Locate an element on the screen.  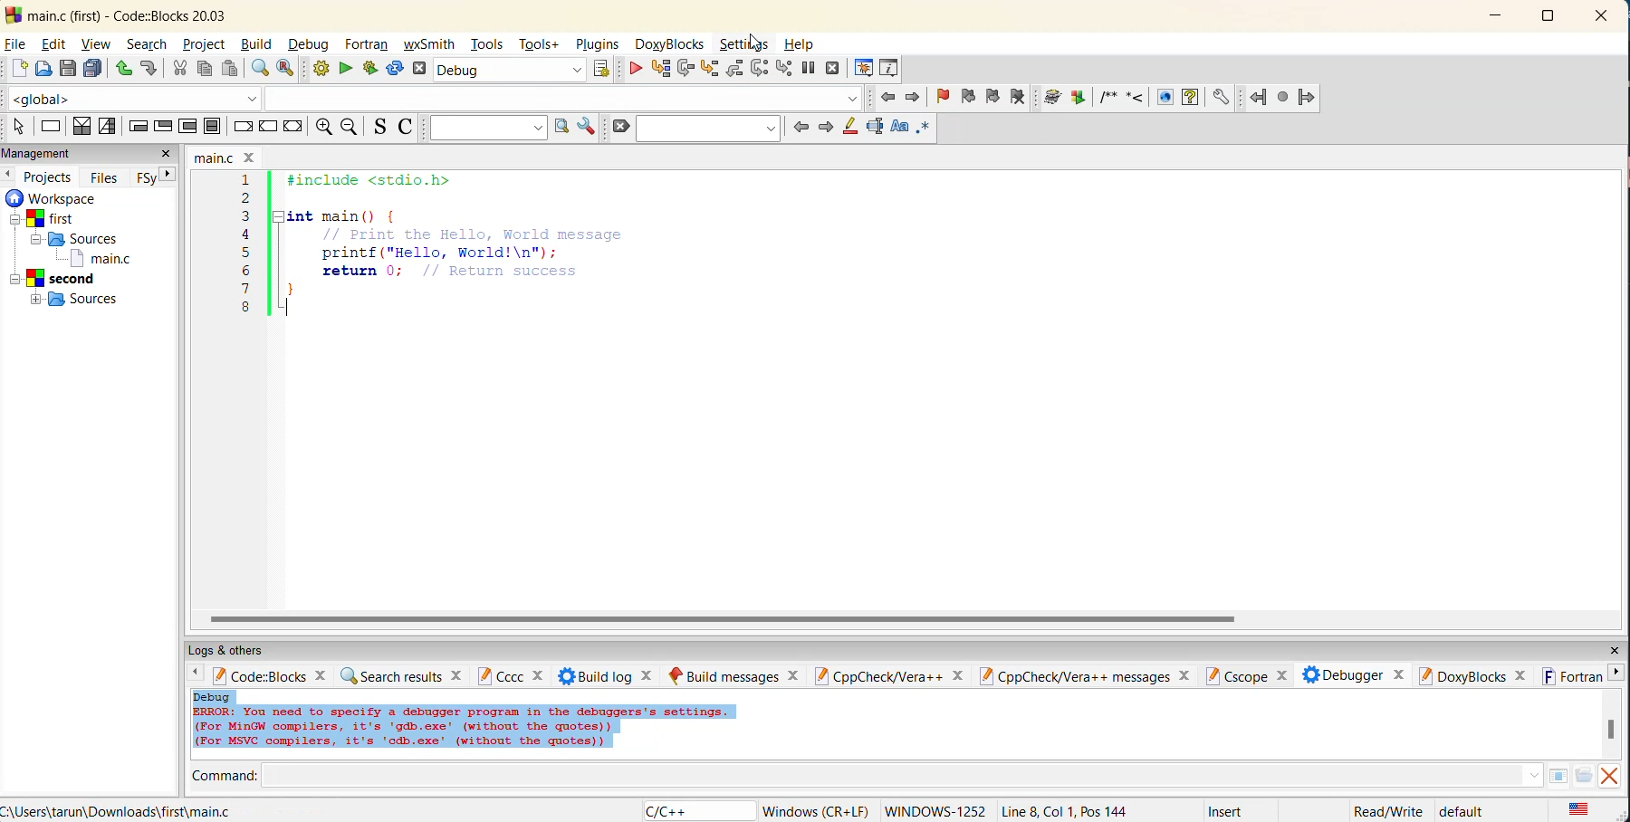
1 #include <stdio.h>2 3 int main() { 4 // Print the Hello, World message 5 printf{"Hello, World!\n"}; 6 return 0; // Return success 7 8  is located at coordinates (456, 255).